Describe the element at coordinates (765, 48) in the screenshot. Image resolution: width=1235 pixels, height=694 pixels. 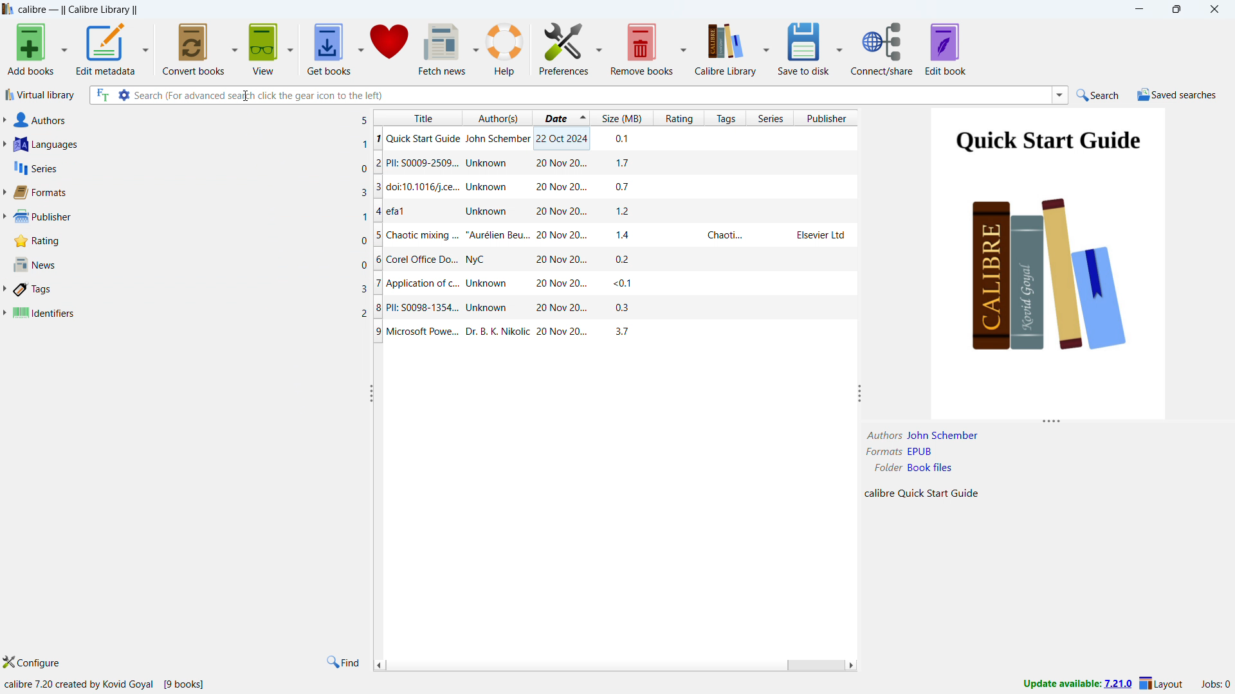
I see `calibre library options` at that location.